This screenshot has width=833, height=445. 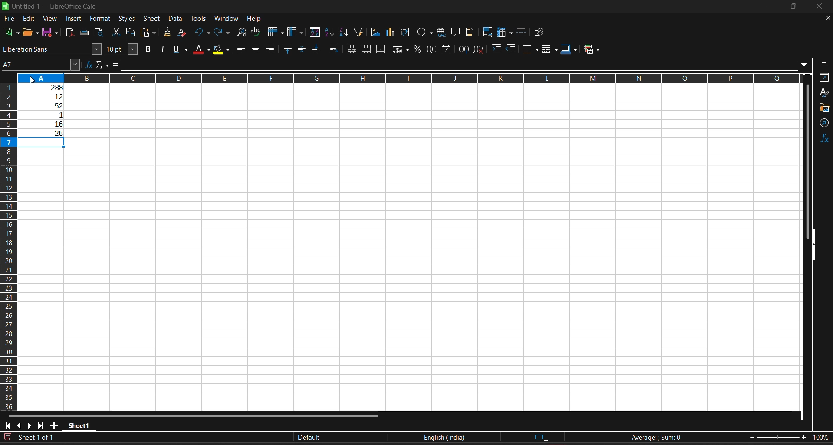 What do you see at coordinates (823, 108) in the screenshot?
I see `gallery` at bounding box center [823, 108].